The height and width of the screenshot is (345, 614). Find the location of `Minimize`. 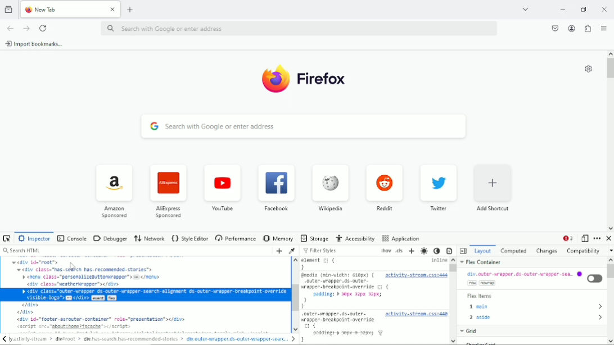

Minimize is located at coordinates (562, 8).